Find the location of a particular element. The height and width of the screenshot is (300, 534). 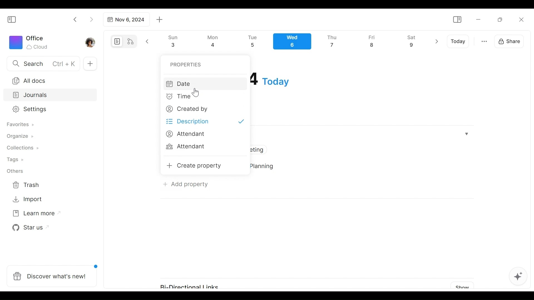

Collections is located at coordinates (22, 149).